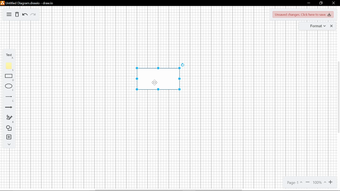  I want to click on draw, so click(9, 118).